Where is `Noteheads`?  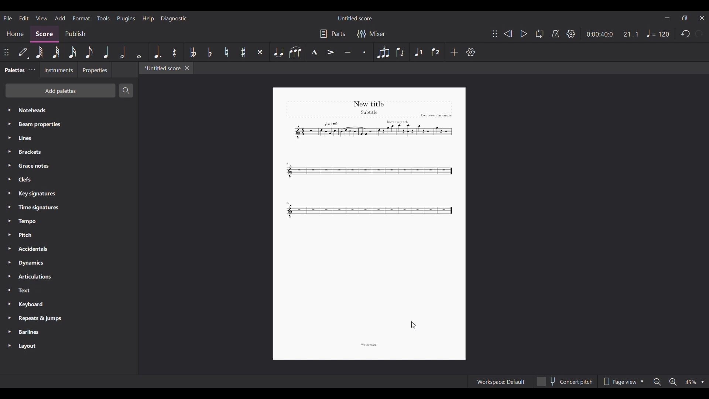
Noteheads is located at coordinates (69, 110).